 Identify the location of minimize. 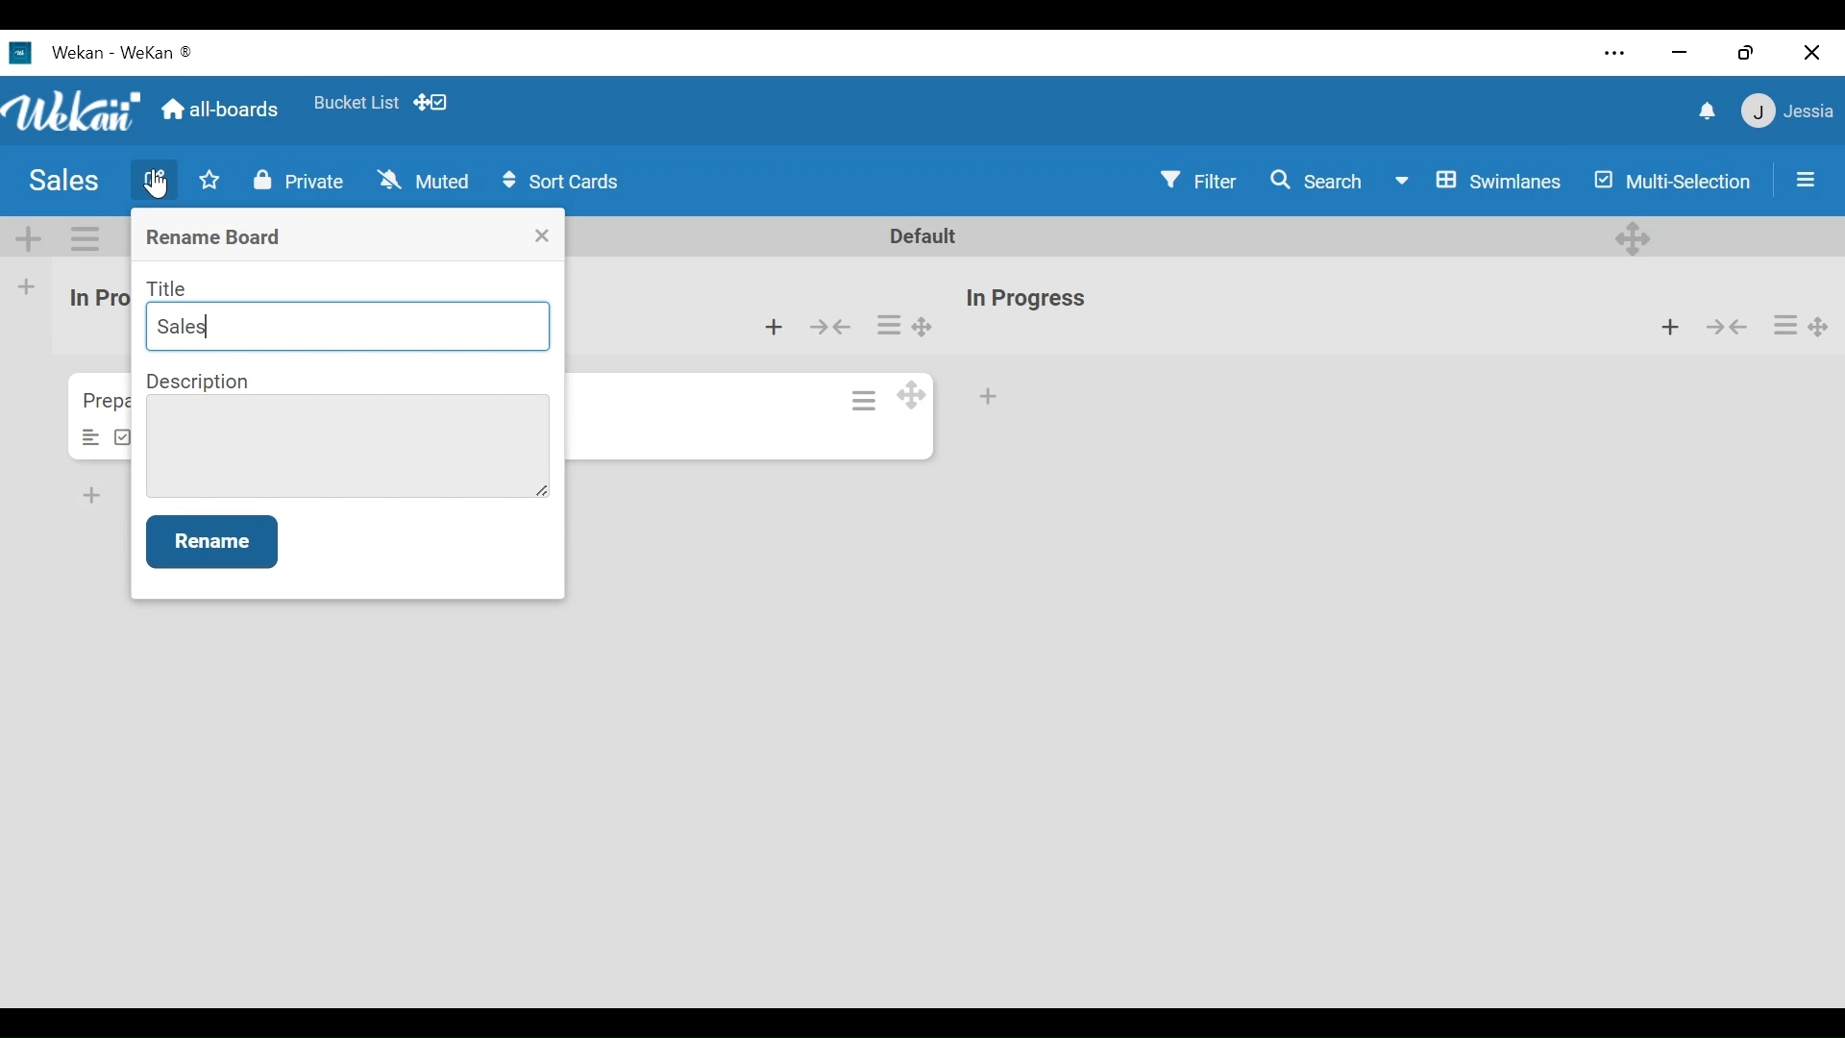
(1681, 51).